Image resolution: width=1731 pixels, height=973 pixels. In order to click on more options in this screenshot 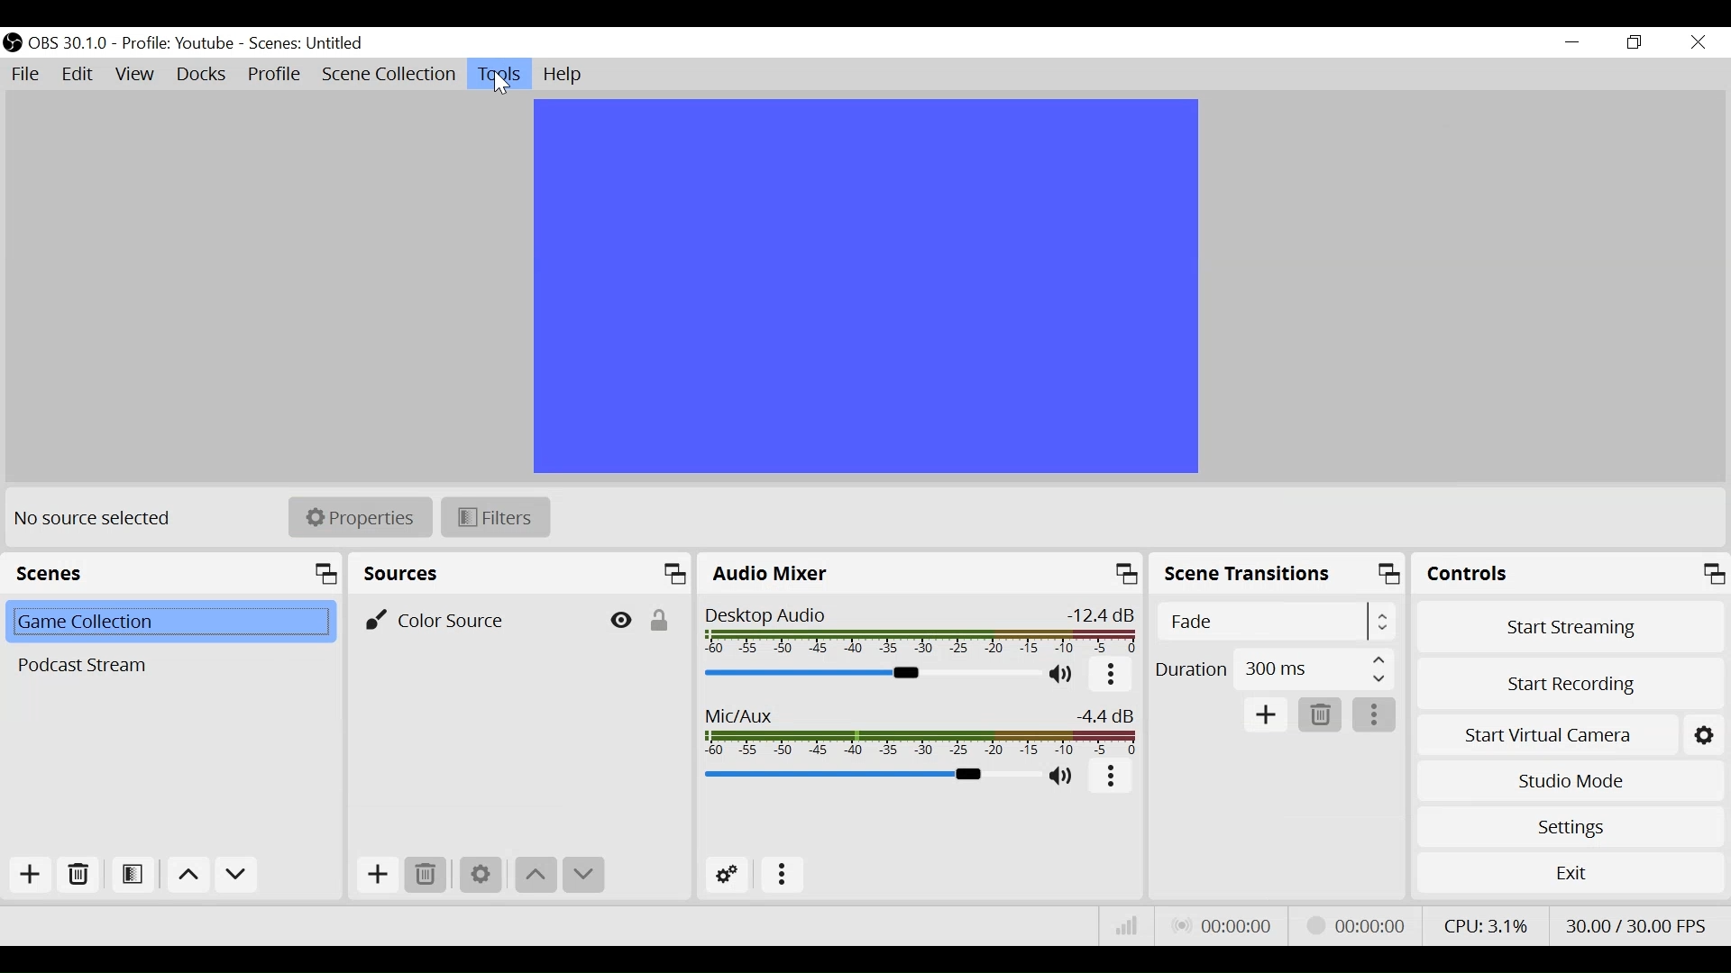, I will do `click(1375, 715)`.